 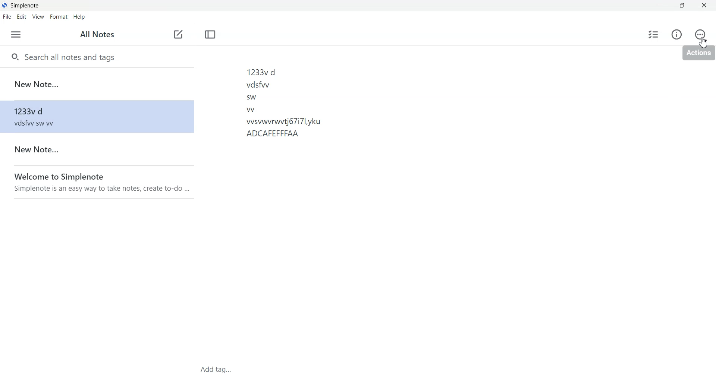 What do you see at coordinates (79, 18) in the screenshot?
I see `Help` at bounding box center [79, 18].